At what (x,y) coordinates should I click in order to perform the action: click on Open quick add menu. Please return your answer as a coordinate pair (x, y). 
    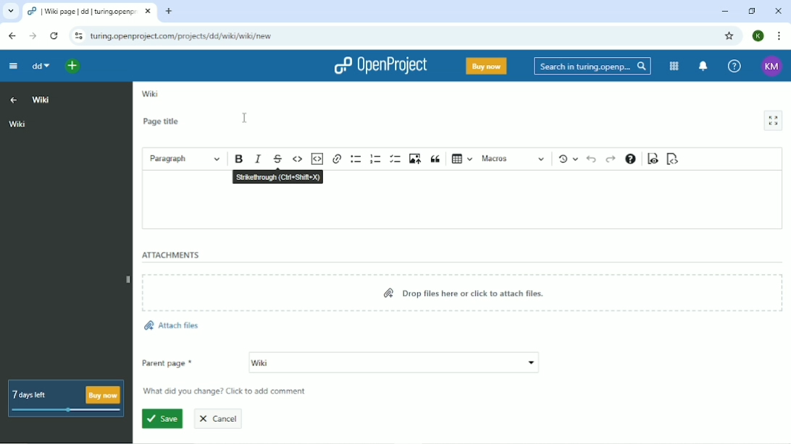
    Looking at the image, I should click on (73, 67).